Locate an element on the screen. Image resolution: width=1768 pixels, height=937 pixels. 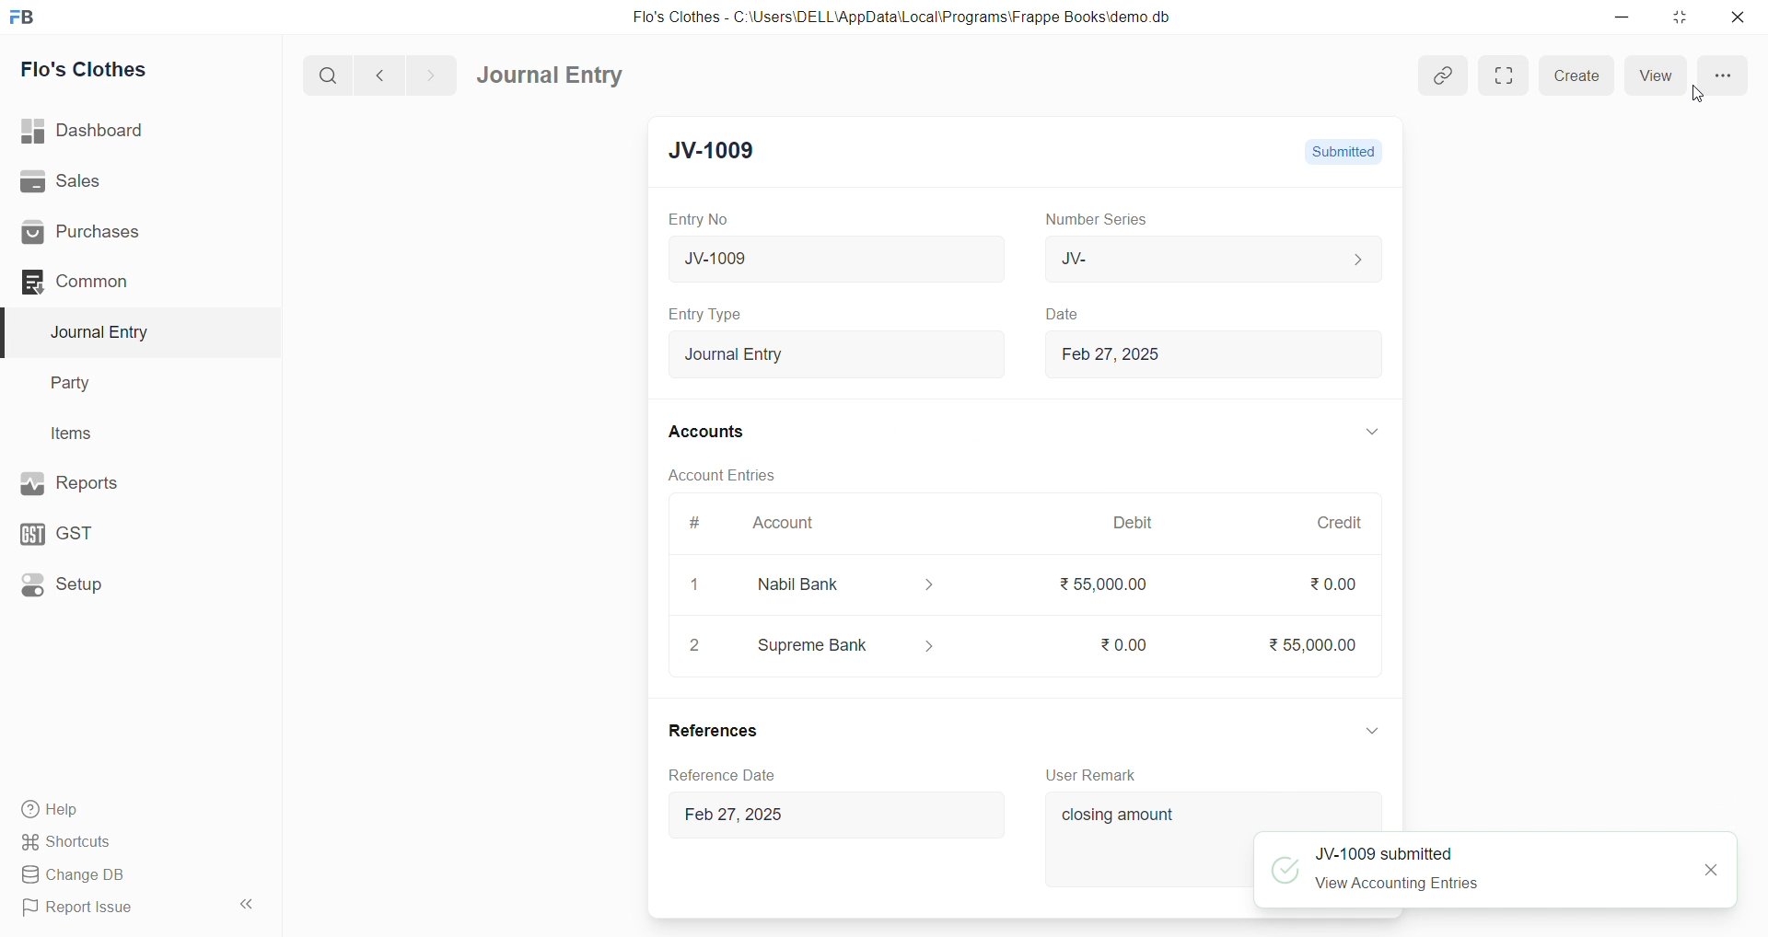
View is located at coordinates (1658, 75).